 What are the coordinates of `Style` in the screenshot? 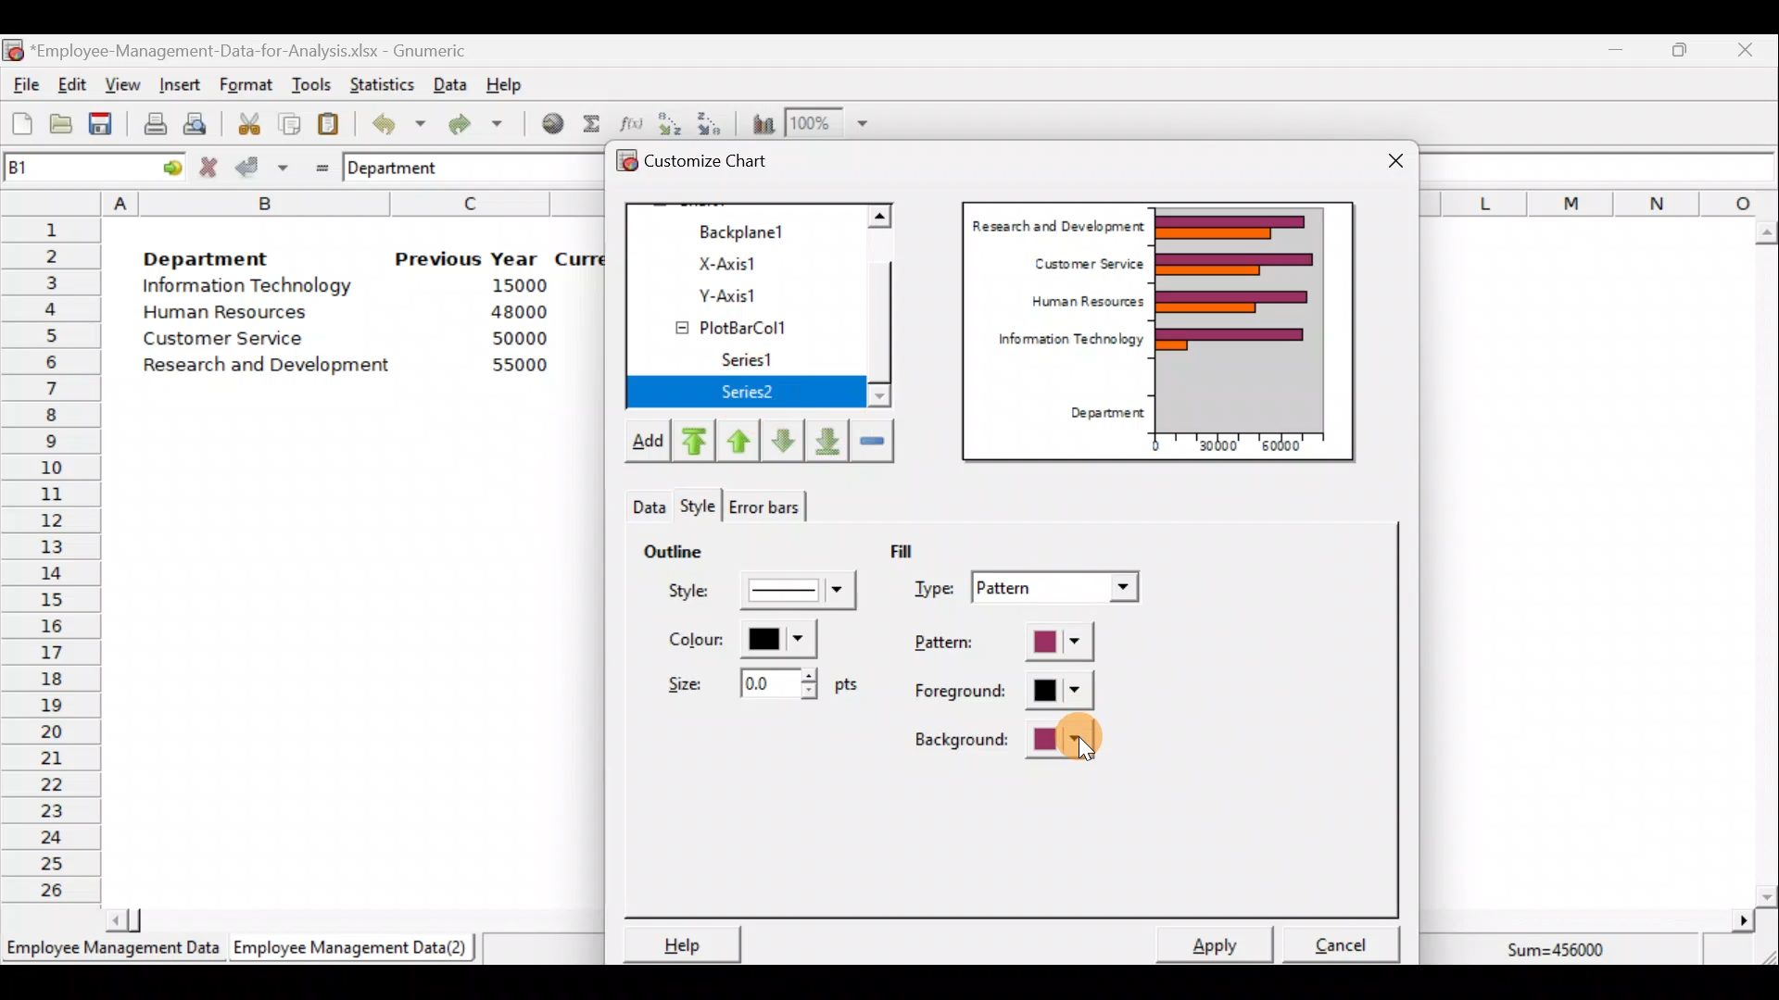 It's located at (646, 502).